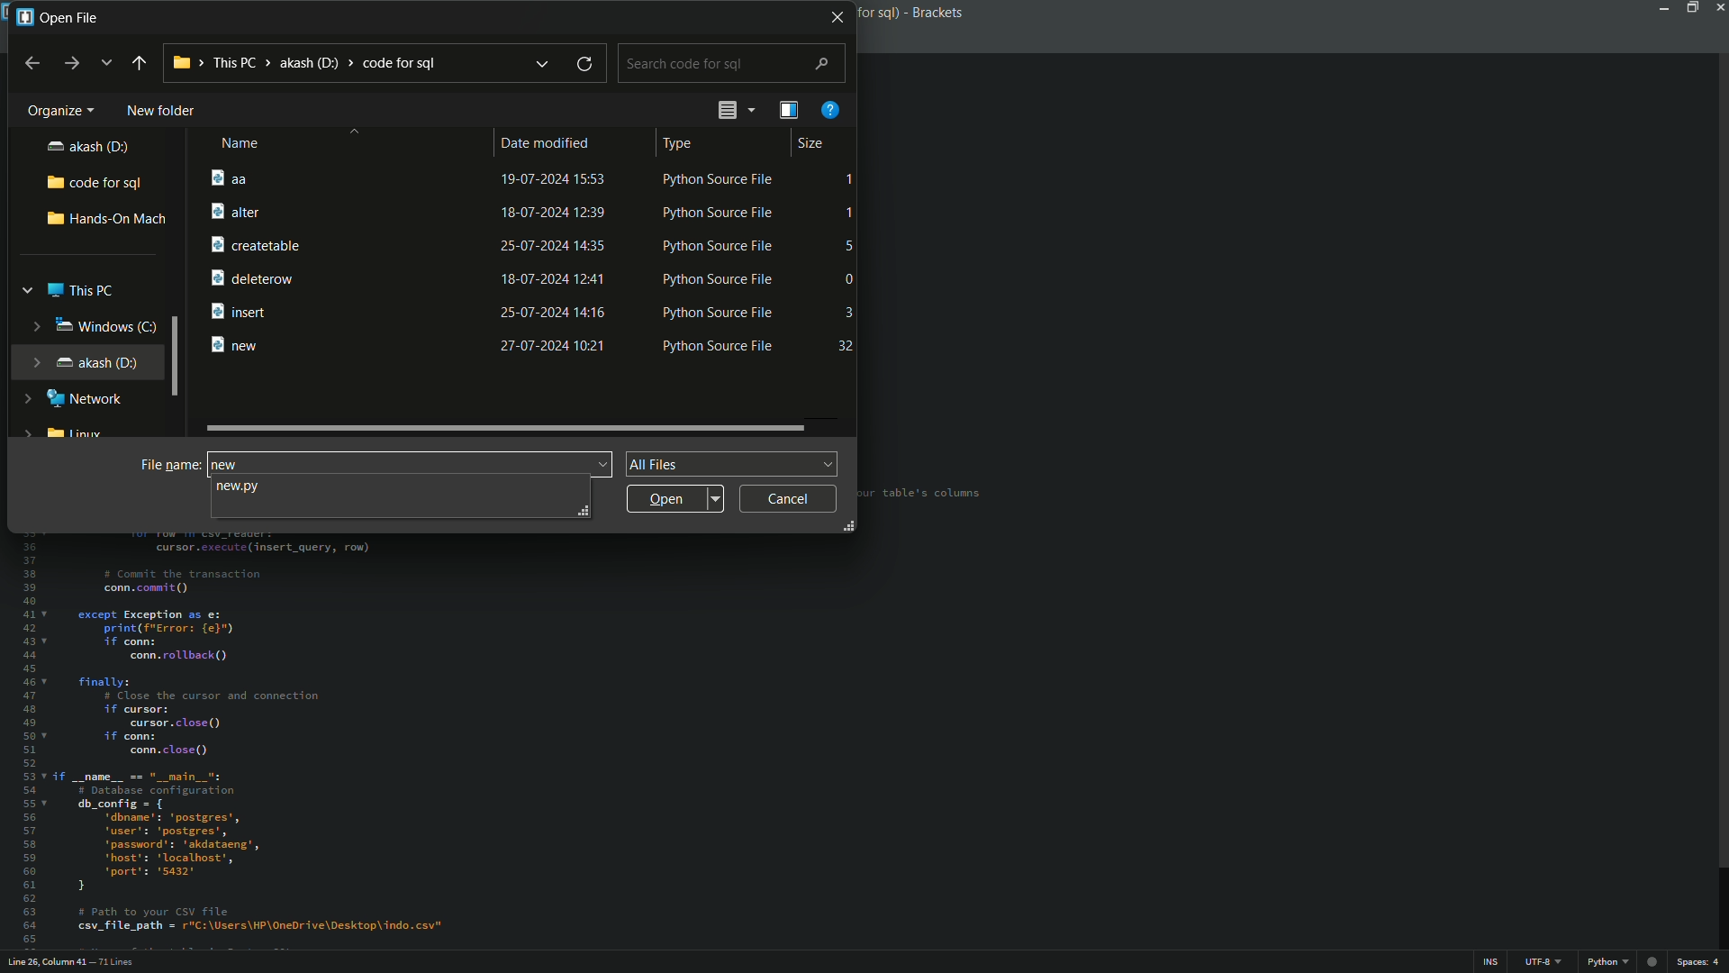 This screenshot has height=973, width=1729. Describe the element at coordinates (70, 18) in the screenshot. I see `open file window` at that location.